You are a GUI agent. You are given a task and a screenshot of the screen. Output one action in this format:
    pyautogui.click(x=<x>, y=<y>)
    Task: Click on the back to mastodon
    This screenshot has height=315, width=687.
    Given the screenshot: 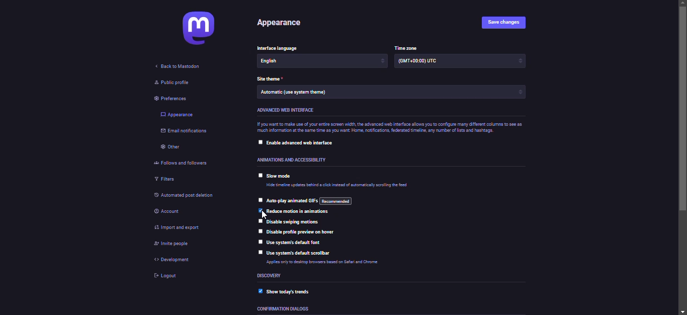 What is the action you would take?
    pyautogui.click(x=179, y=66)
    